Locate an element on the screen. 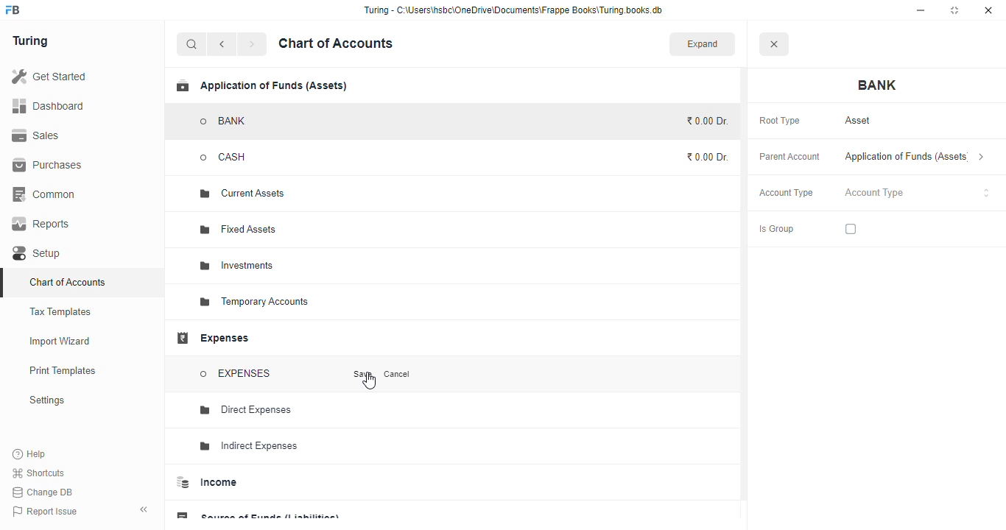 This screenshot has height=530, width=1006. ₹0.00 Dr. is located at coordinates (708, 121).